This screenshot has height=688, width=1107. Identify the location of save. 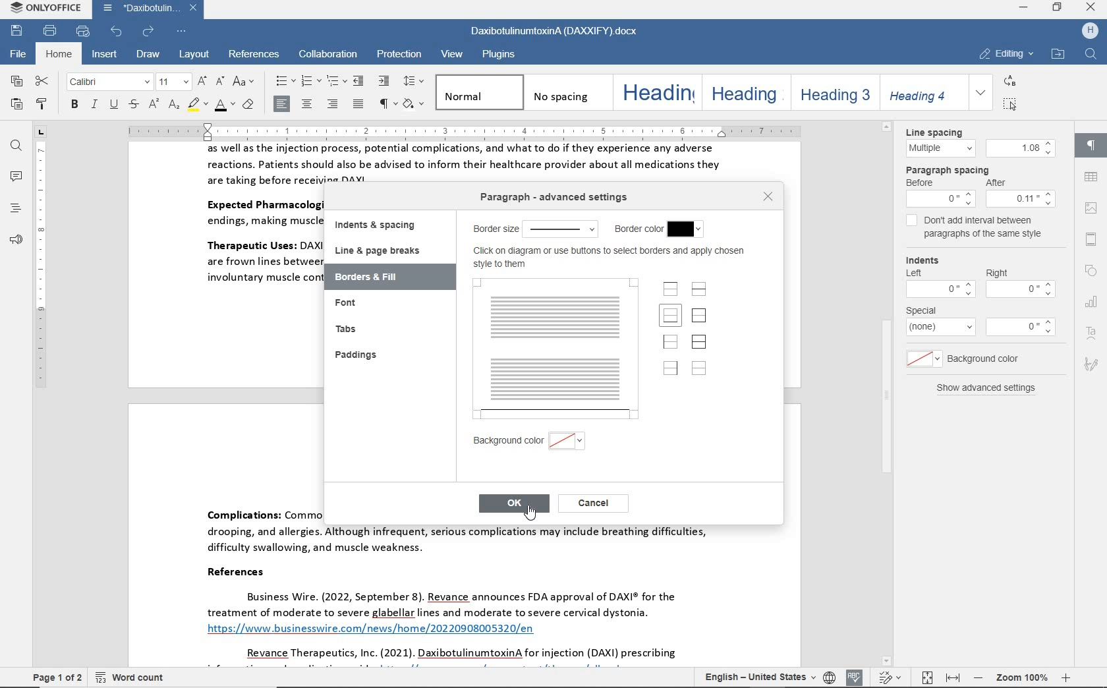
(17, 30).